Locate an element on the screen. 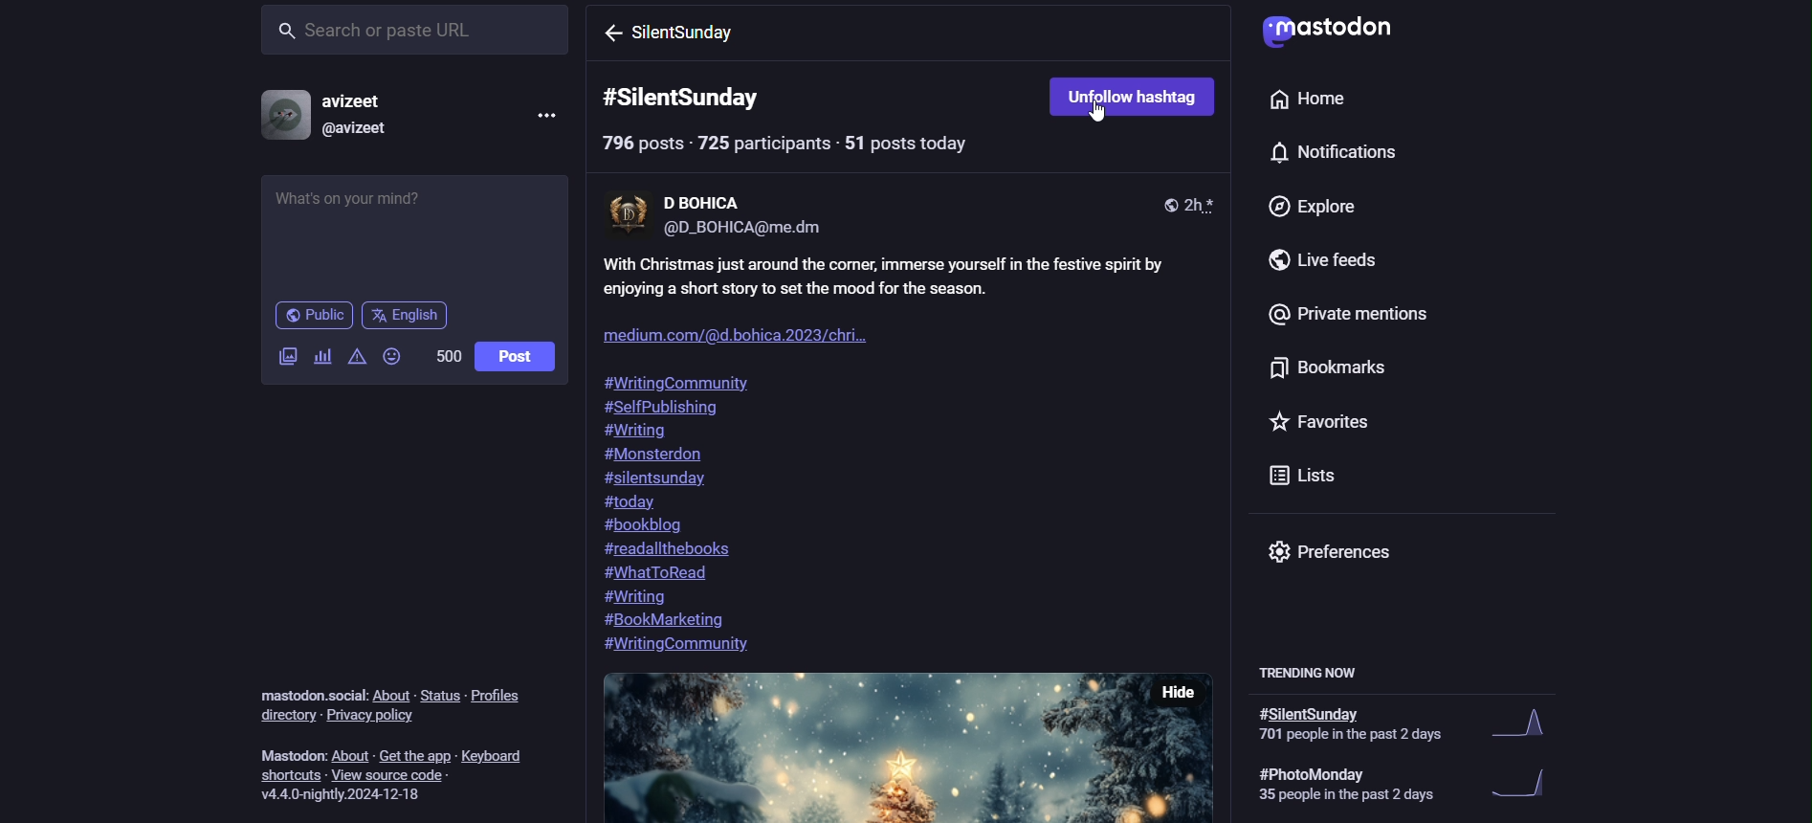 The height and width of the screenshot is (823, 1812). other post picture is located at coordinates (869, 745).